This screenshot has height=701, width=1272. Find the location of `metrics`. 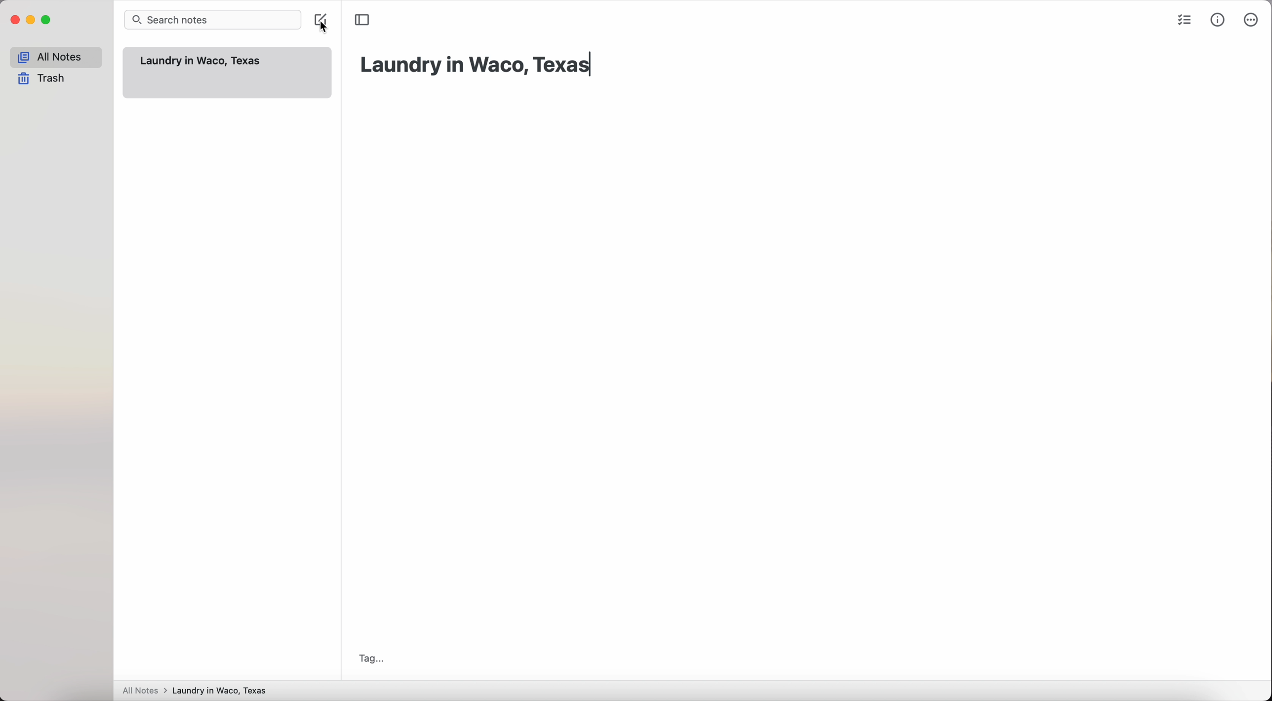

metrics is located at coordinates (1219, 19).